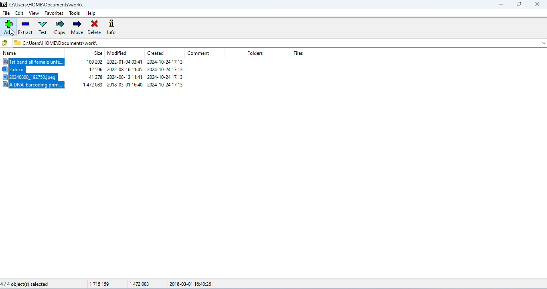  What do you see at coordinates (6, 13) in the screenshot?
I see `file` at bounding box center [6, 13].